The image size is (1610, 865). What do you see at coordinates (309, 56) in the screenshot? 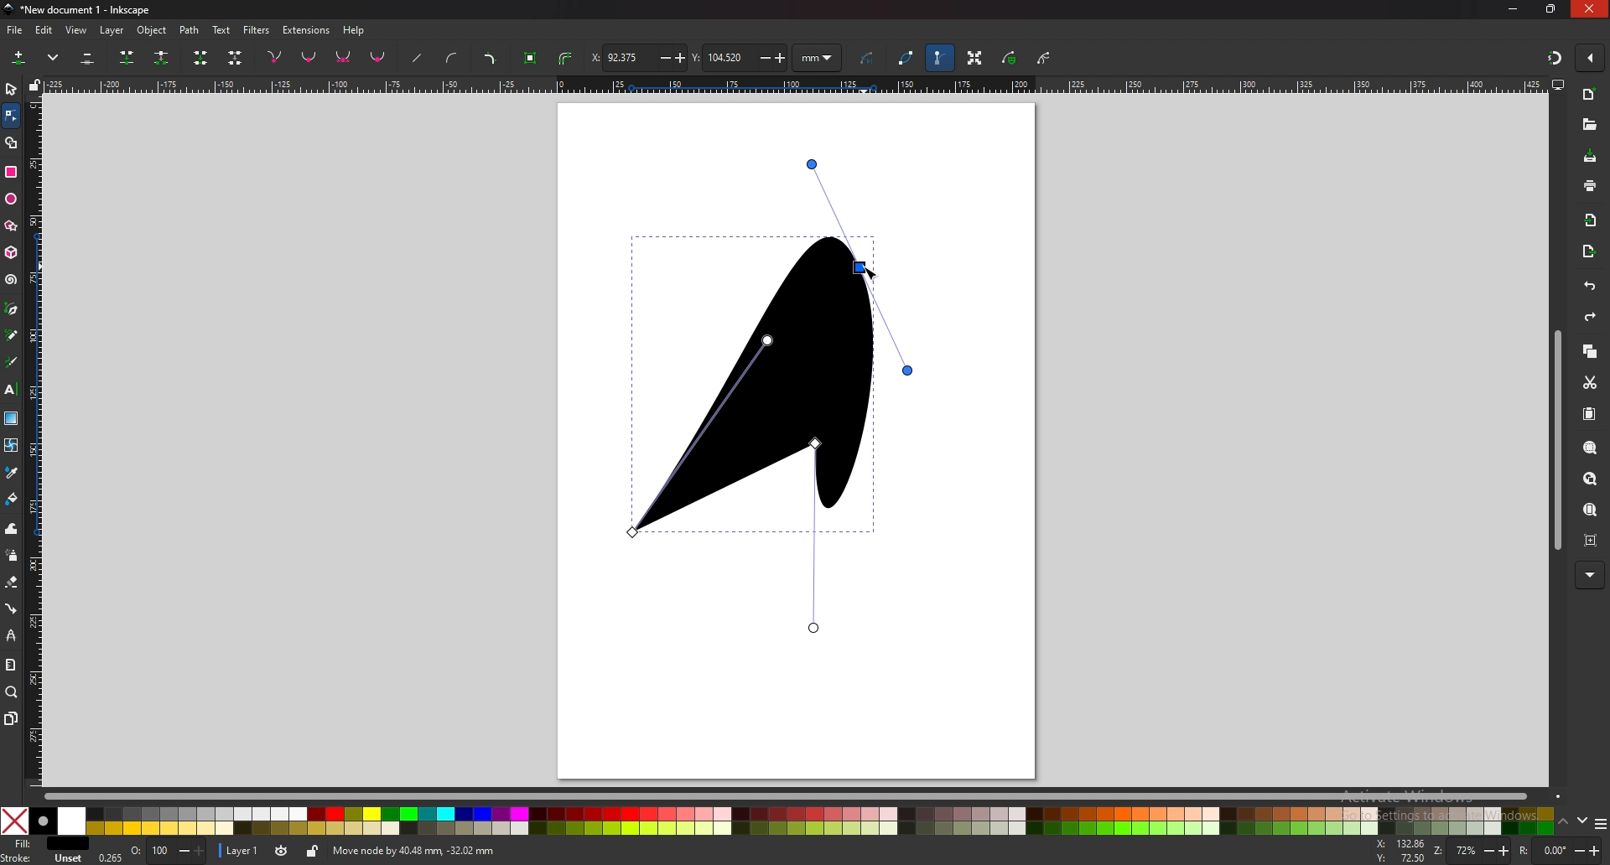
I see `nodes smooth` at bounding box center [309, 56].